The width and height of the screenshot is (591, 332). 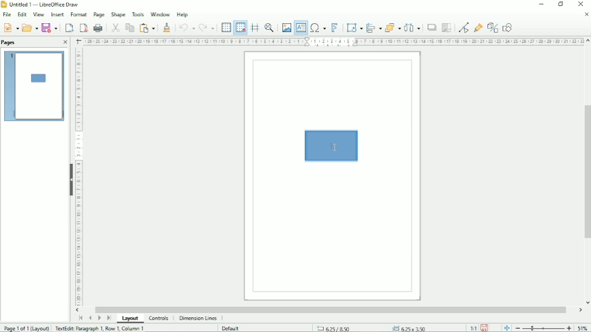 What do you see at coordinates (373, 26) in the screenshot?
I see `Align objects` at bounding box center [373, 26].